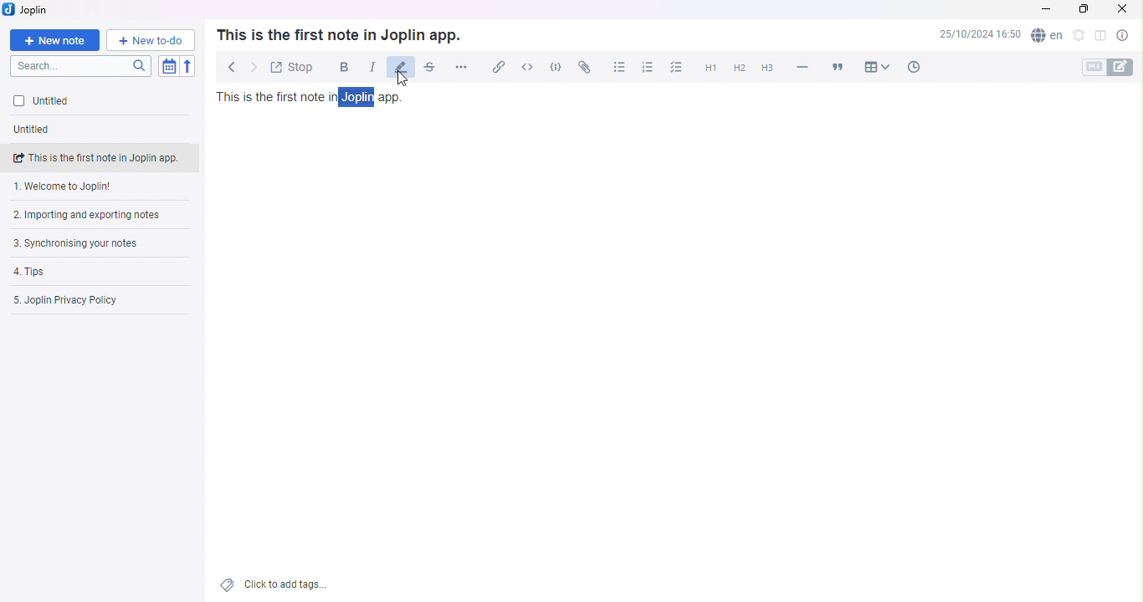 The image size is (1143, 602). Describe the element at coordinates (228, 64) in the screenshot. I see `Back` at that location.